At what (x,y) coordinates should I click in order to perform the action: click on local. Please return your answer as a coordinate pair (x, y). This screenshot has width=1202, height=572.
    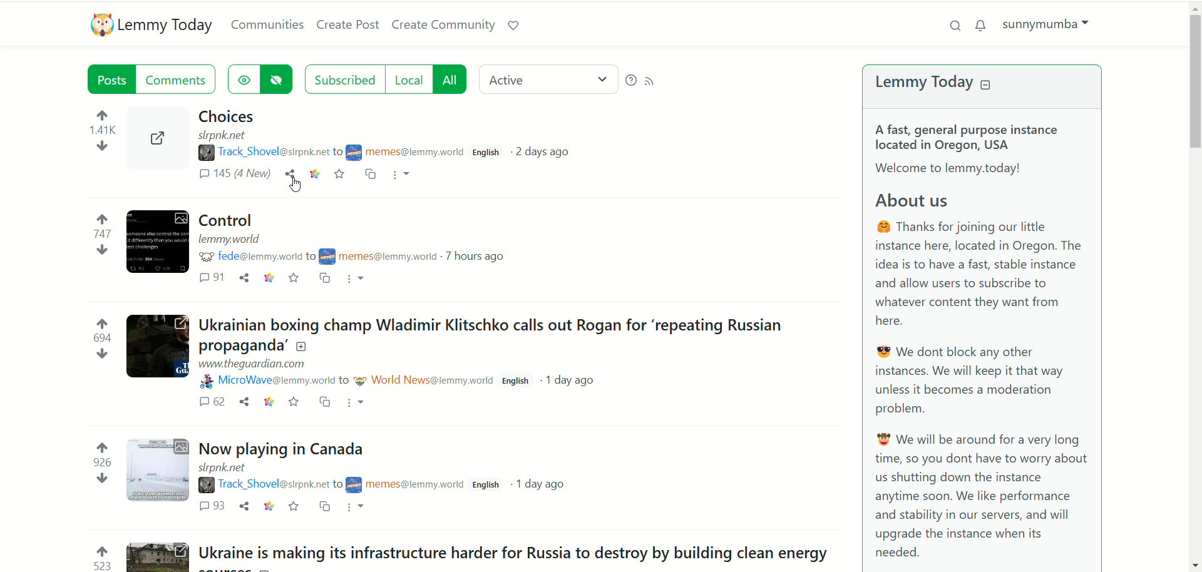
    Looking at the image, I should click on (408, 78).